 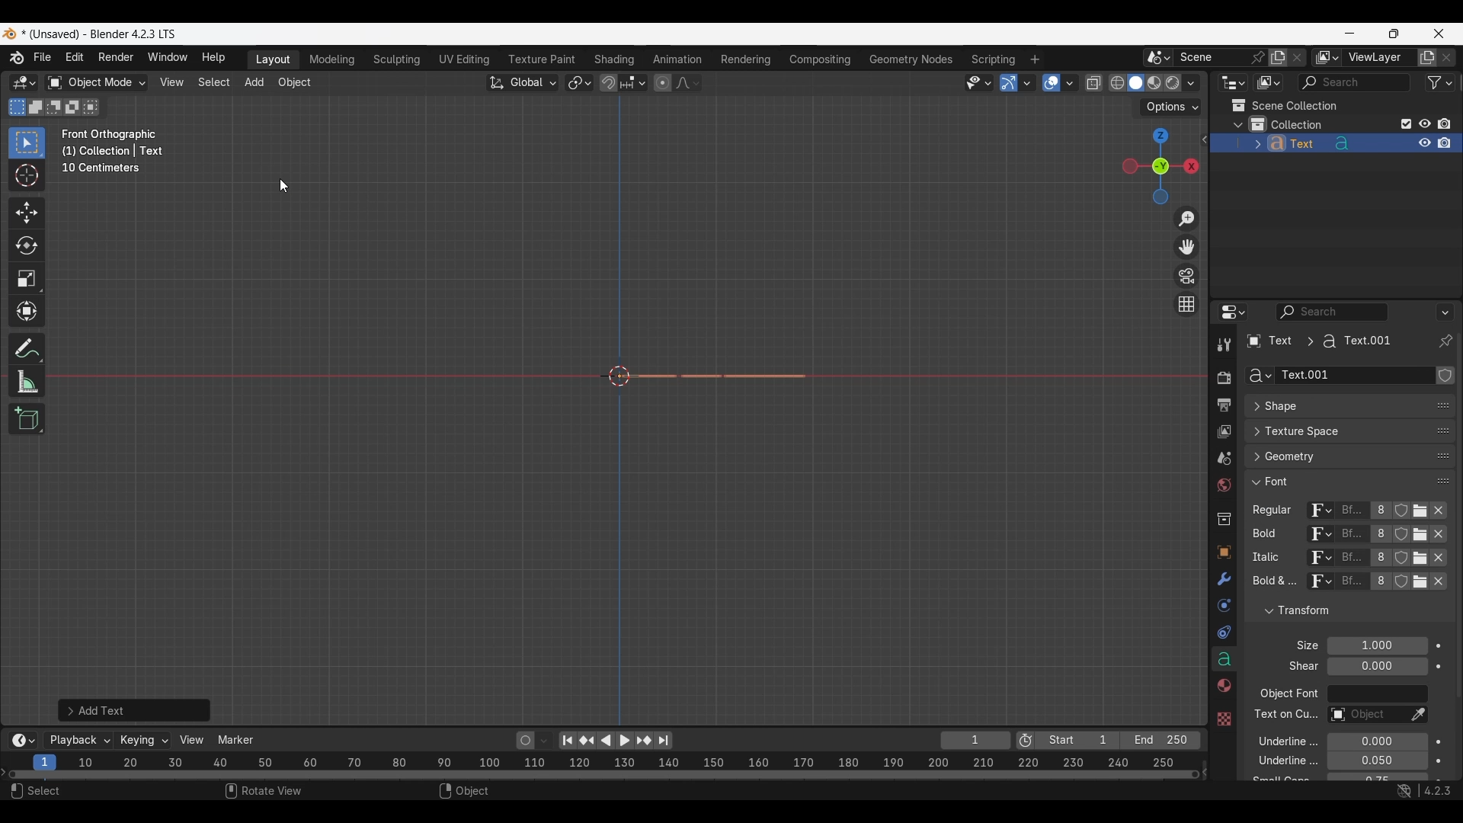 I want to click on Shading, so click(x=1190, y=83).